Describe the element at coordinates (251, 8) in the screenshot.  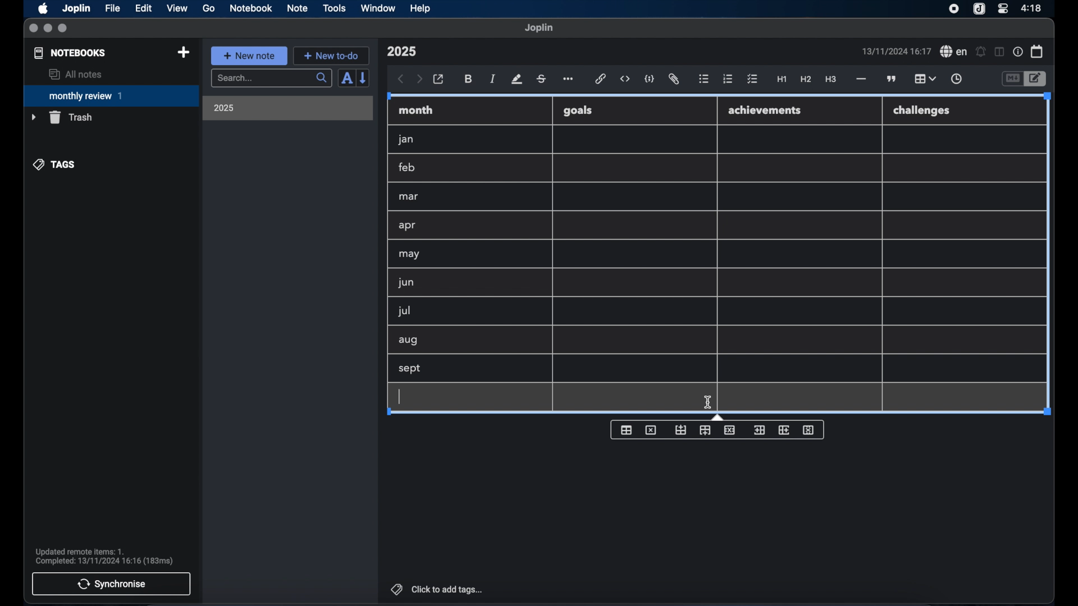
I see `notebook` at that location.